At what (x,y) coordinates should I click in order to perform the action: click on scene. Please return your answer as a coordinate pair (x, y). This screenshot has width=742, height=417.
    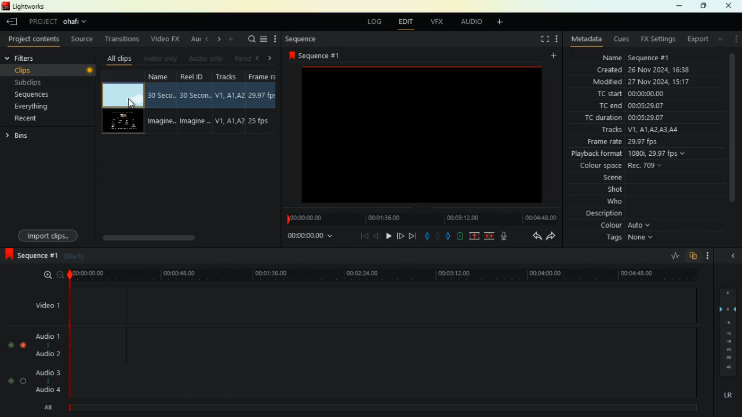
    Looking at the image, I should click on (600, 179).